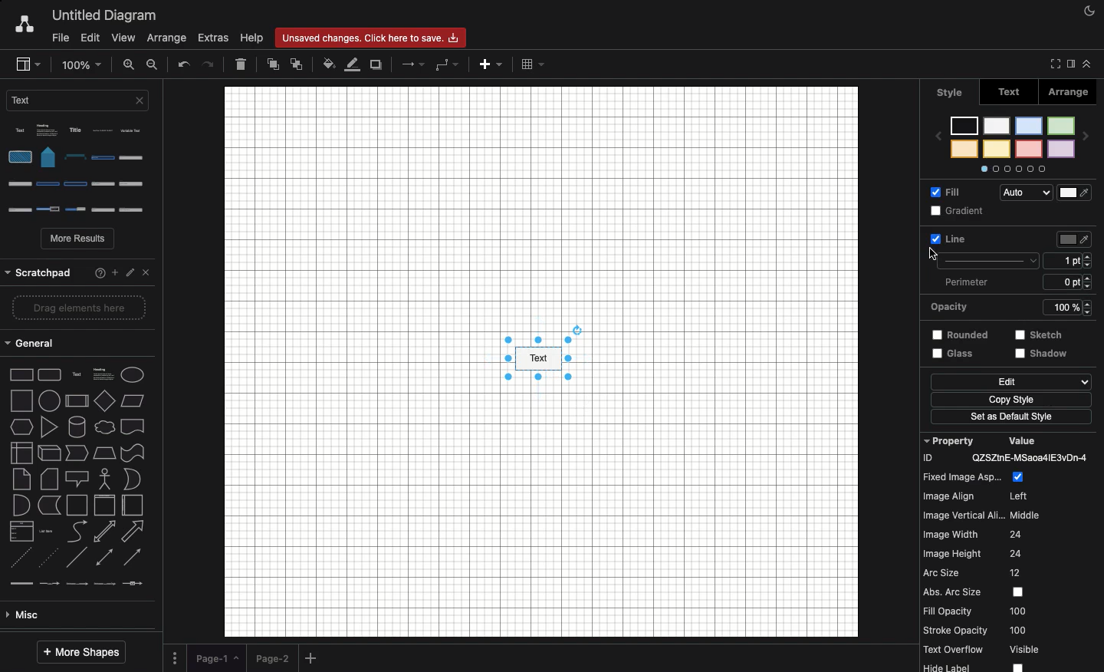 This screenshot has height=672, width=1104. I want to click on To front, so click(272, 67).